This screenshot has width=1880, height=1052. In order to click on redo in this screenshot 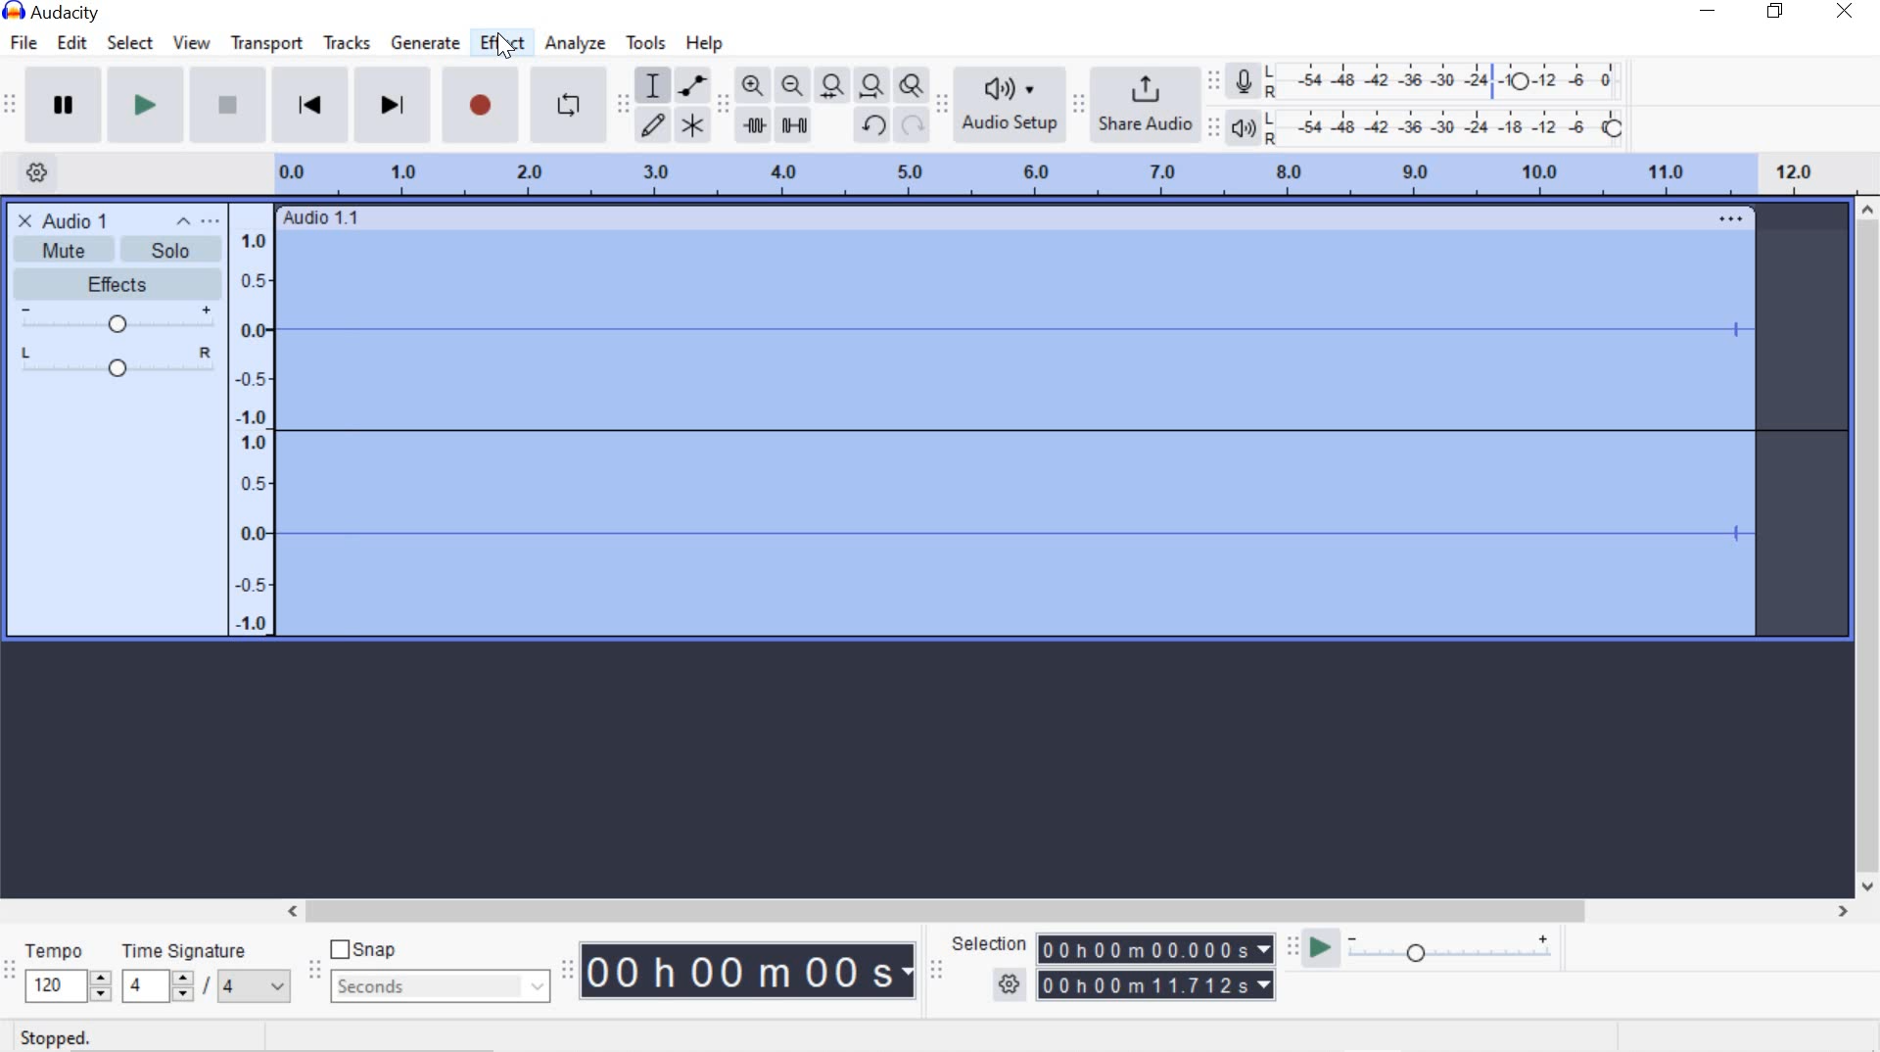, I will do `click(913, 126)`.